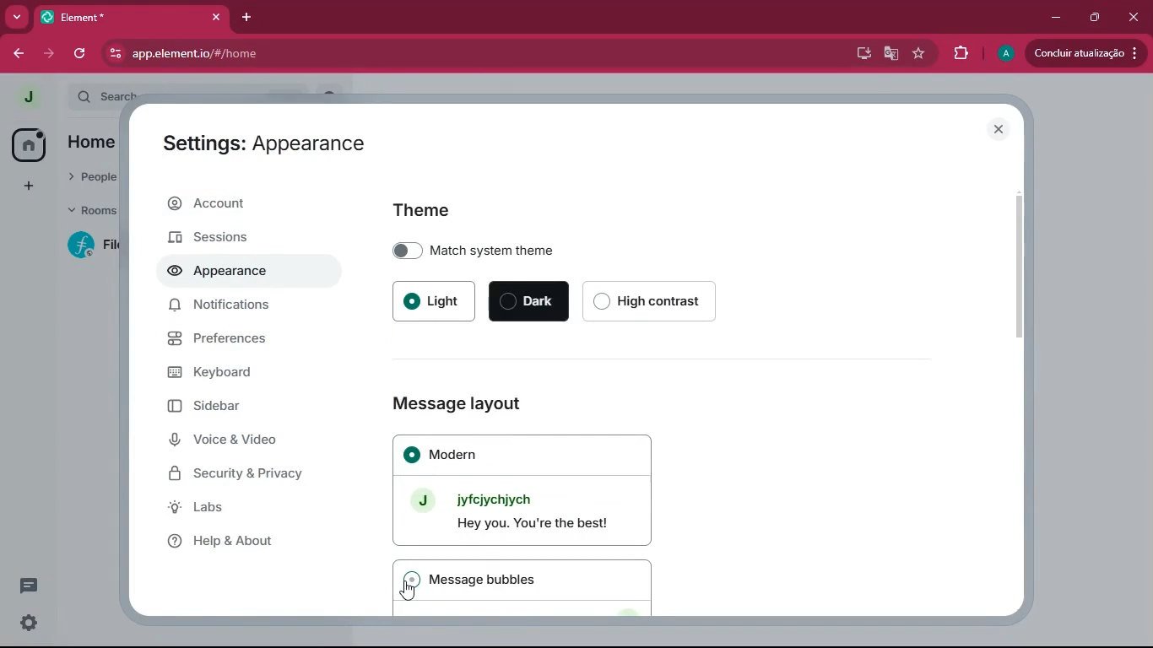 The width and height of the screenshot is (1153, 648). Describe the element at coordinates (225, 305) in the screenshot. I see `Notifications` at that location.